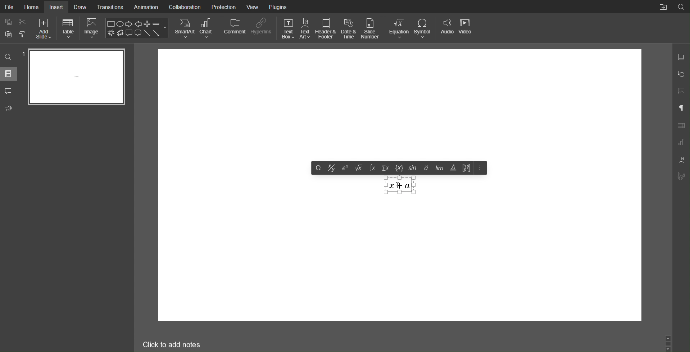 This screenshot has width=690, height=352. I want to click on Equation, so click(399, 28).